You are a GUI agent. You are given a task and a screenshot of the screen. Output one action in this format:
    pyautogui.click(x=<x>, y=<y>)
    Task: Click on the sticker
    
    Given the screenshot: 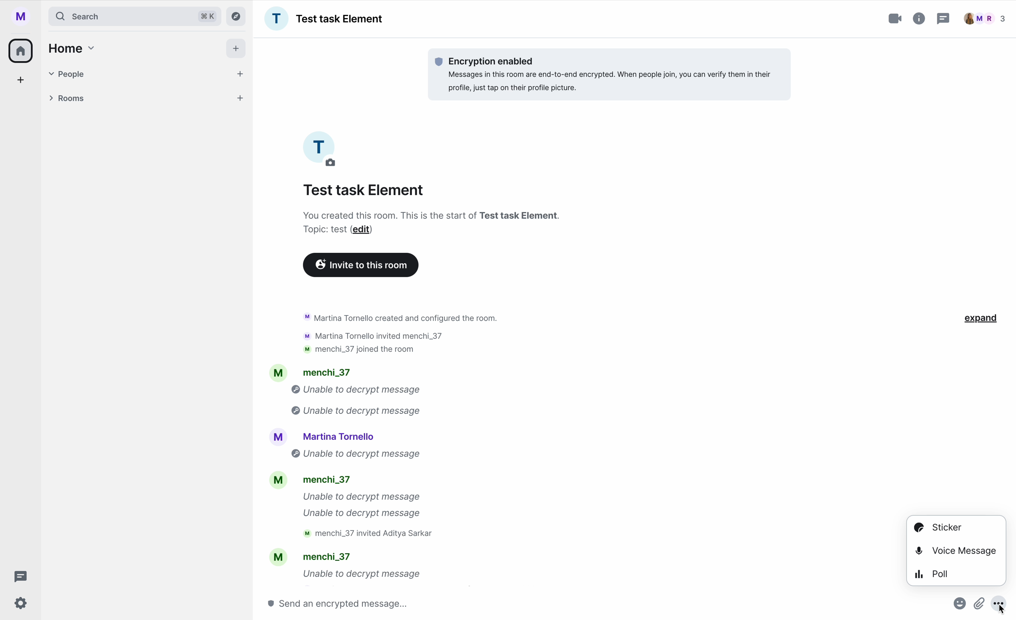 What is the action you would take?
    pyautogui.click(x=937, y=527)
    